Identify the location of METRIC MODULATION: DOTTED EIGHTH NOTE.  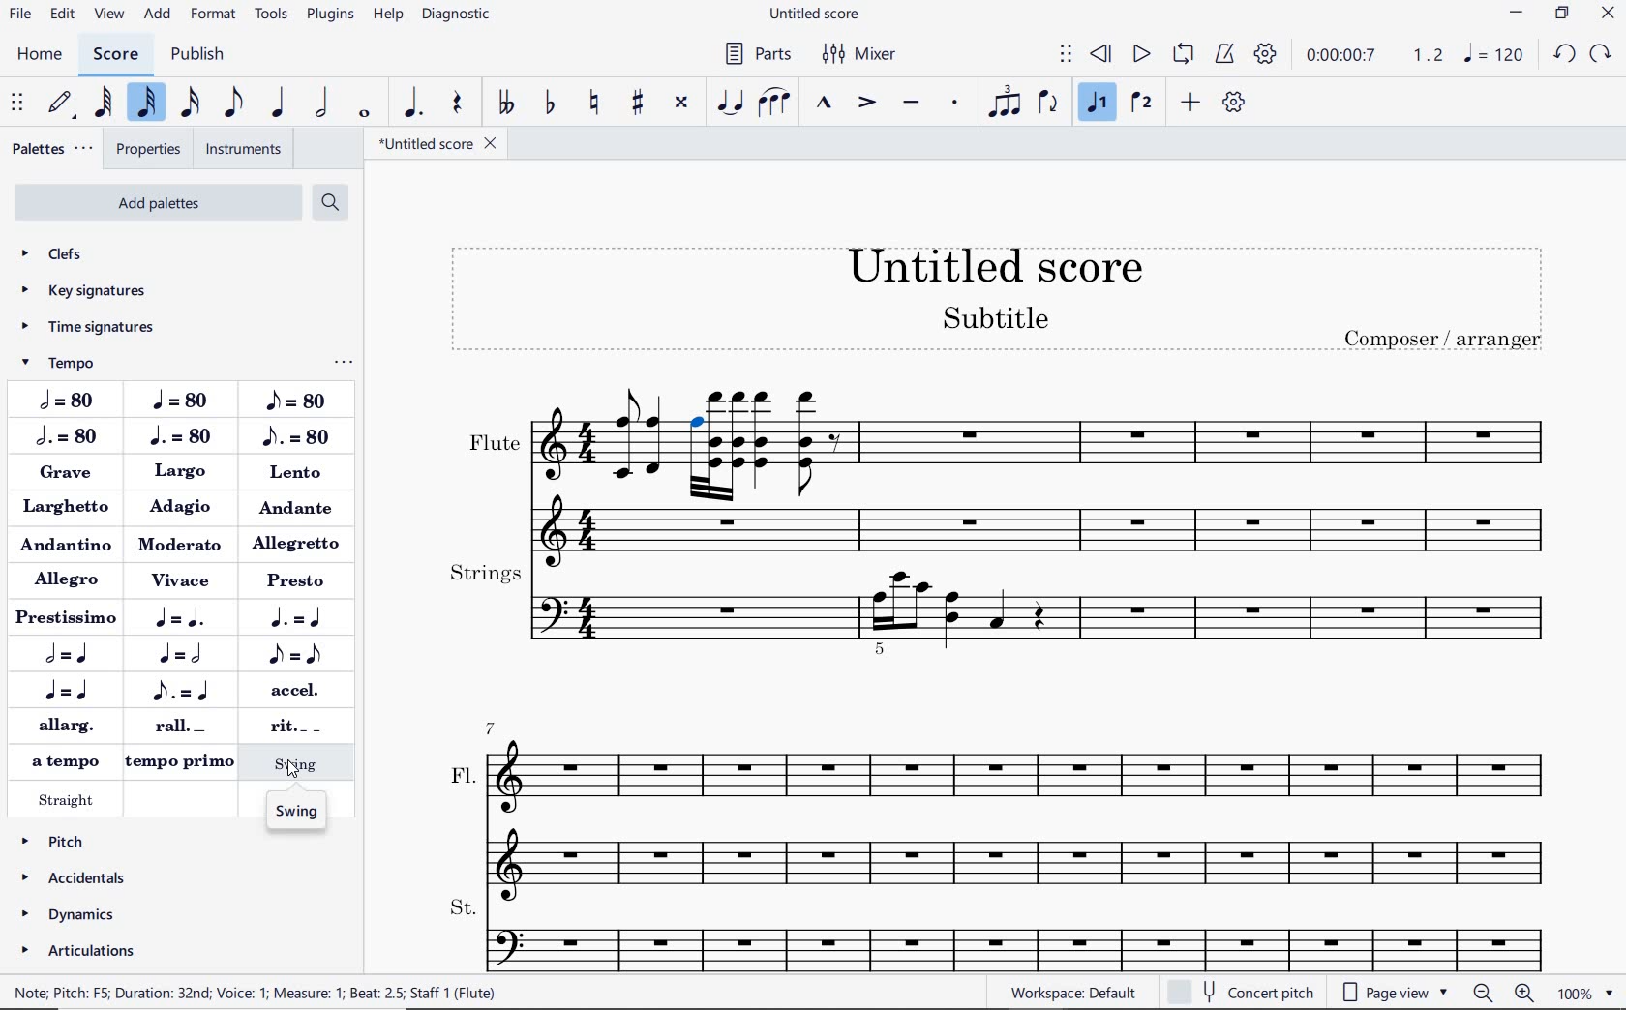
(184, 691).